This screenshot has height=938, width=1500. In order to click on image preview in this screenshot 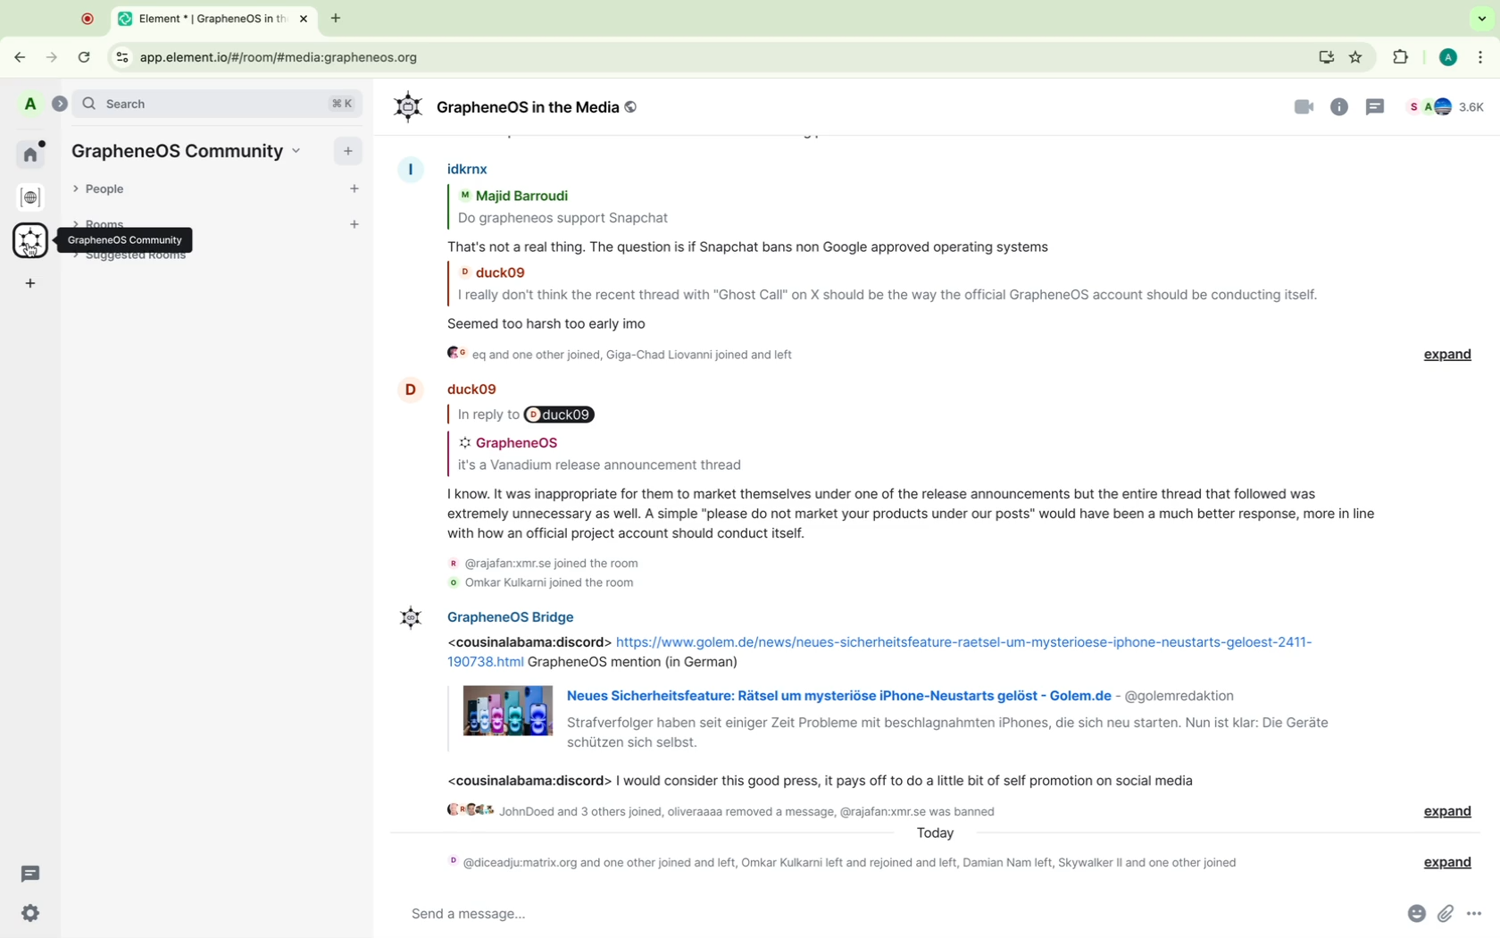, I will do `click(508, 710)`.